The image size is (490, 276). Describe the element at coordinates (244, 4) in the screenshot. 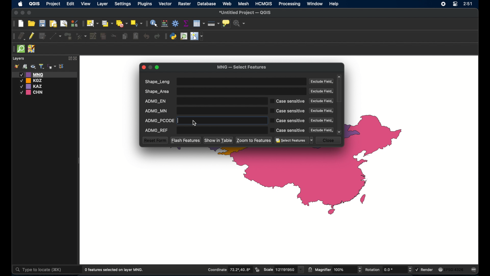

I see `mesh` at that location.